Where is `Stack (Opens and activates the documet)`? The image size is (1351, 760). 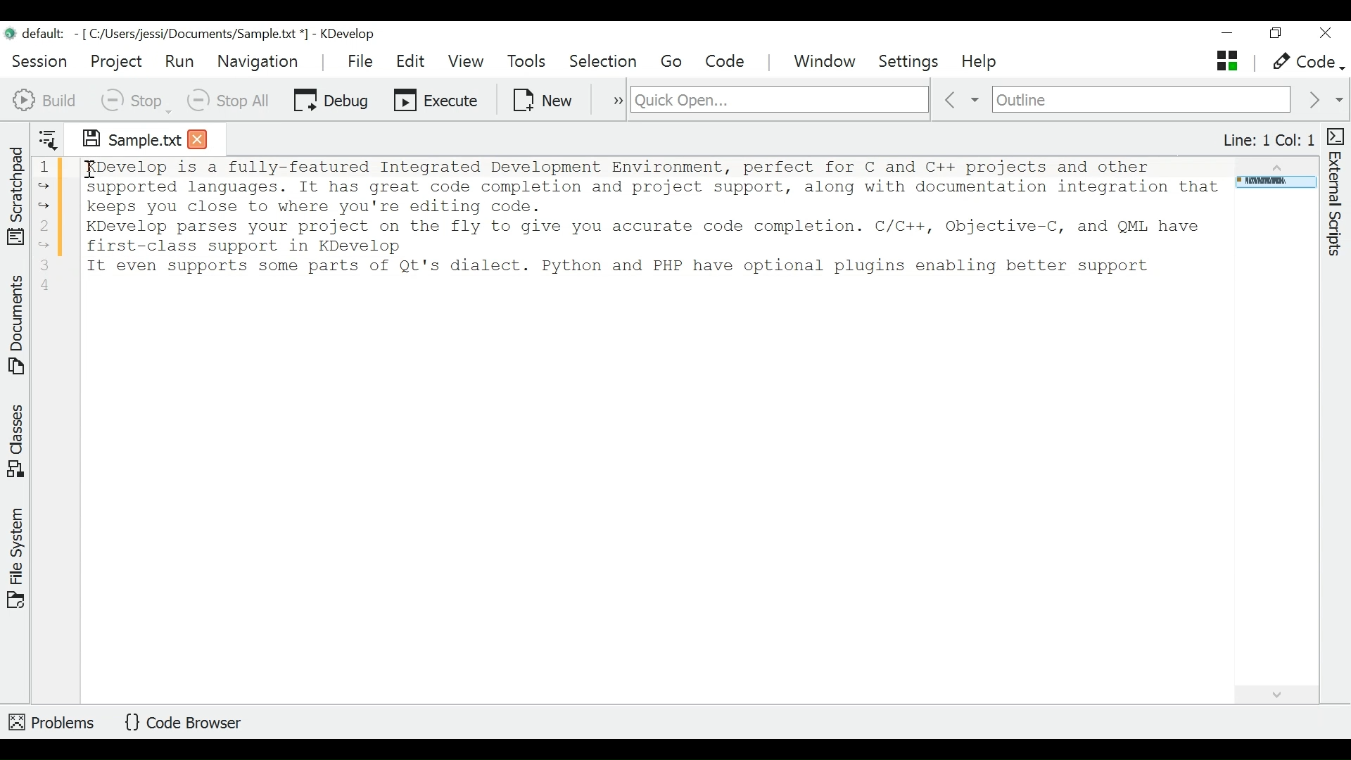 Stack (Opens and activates the documet) is located at coordinates (1226, 61).